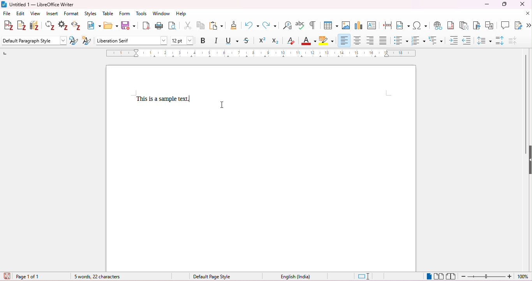  What do you see at coordinates (7, 276) in the screenshot?
I see `save` at bounding box center [7, 276].